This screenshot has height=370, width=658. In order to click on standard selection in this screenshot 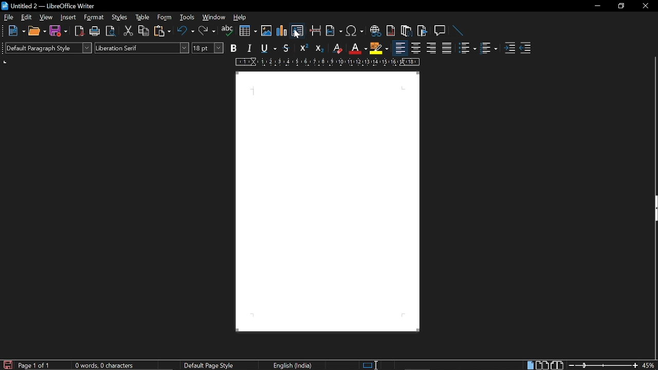, I will do `click(371, 365)`.